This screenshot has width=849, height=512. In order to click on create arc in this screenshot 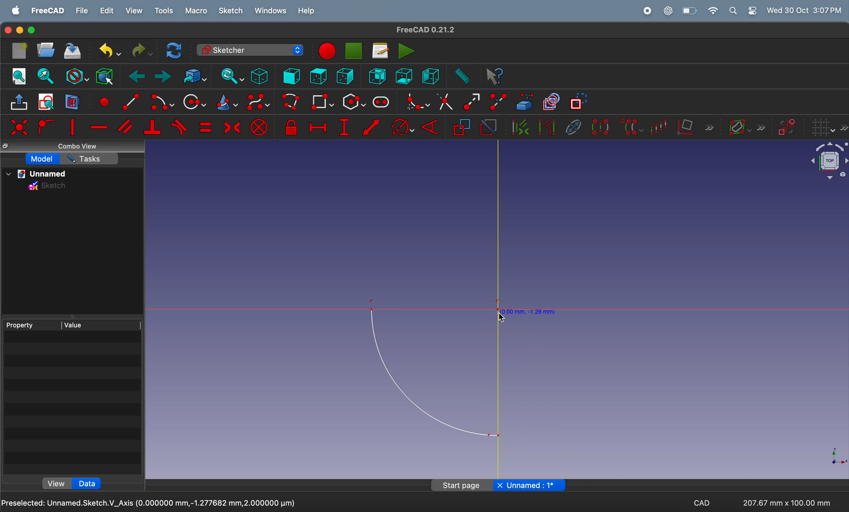, I will do `click(161, 103)`.